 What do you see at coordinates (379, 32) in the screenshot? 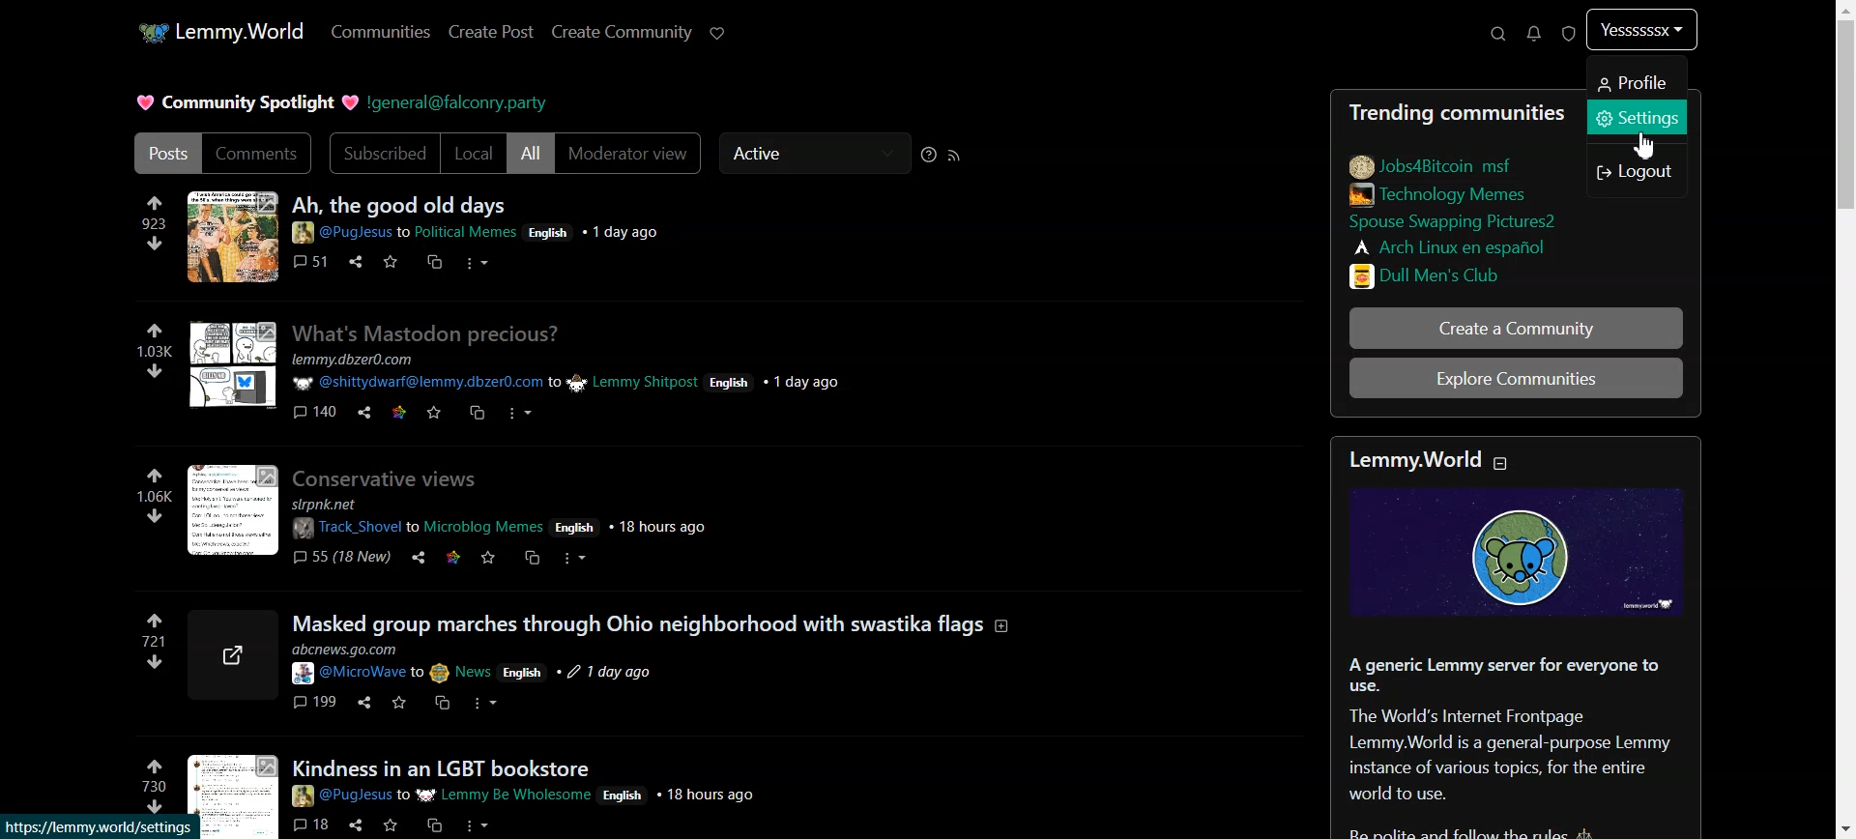
I see `Communities` at bounding box center [379, 32].